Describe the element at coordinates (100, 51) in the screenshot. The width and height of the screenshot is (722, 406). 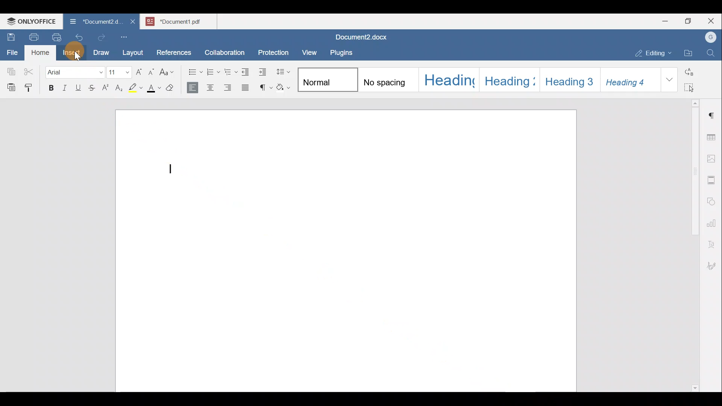
I see `Draw` at that location.